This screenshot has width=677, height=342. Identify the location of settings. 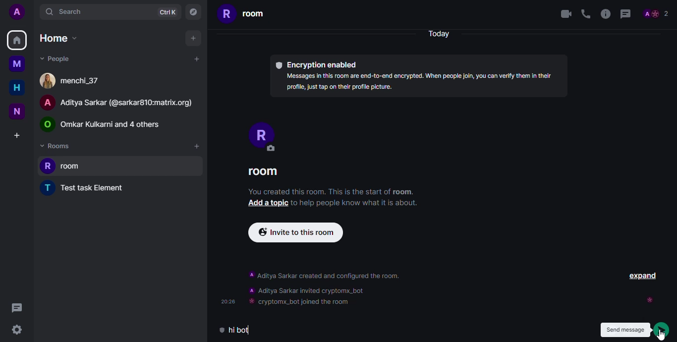
(22, 329).